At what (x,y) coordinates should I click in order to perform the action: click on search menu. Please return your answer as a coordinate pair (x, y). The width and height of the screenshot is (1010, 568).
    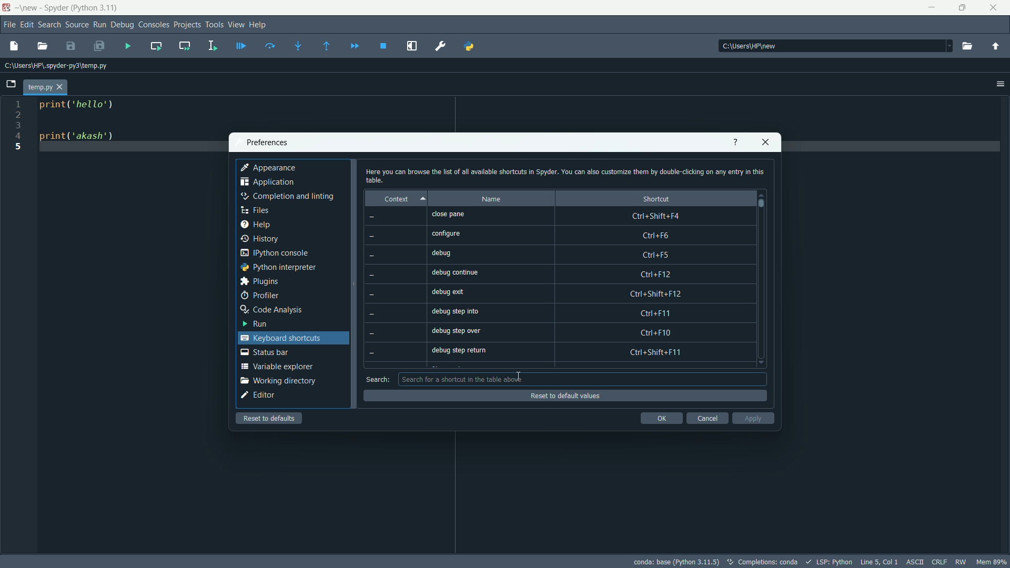
    Looking at the image, I should click on (50, 24).